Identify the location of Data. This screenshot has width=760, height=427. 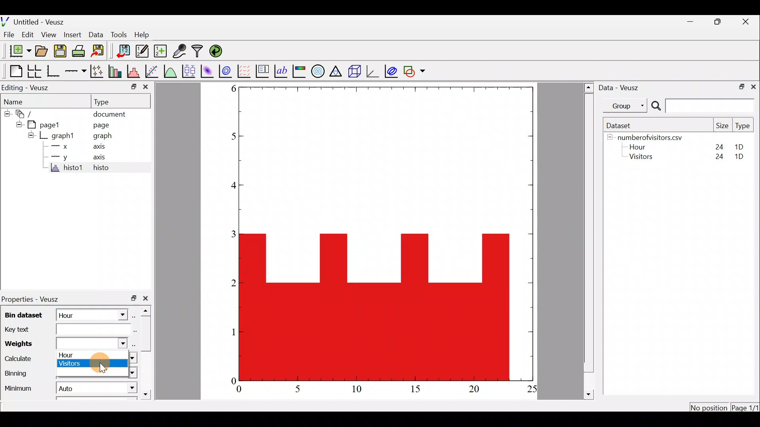
(95, 34).